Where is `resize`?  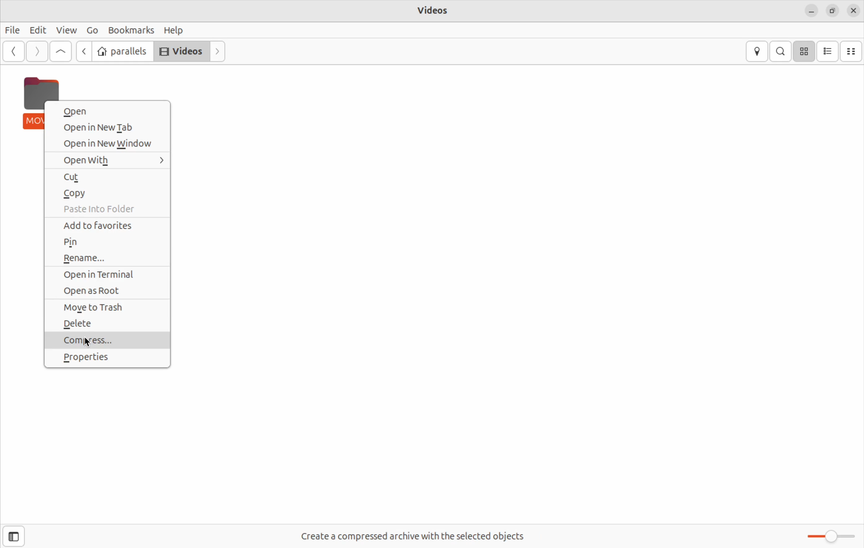
resize is located at coordinates (832, 10).